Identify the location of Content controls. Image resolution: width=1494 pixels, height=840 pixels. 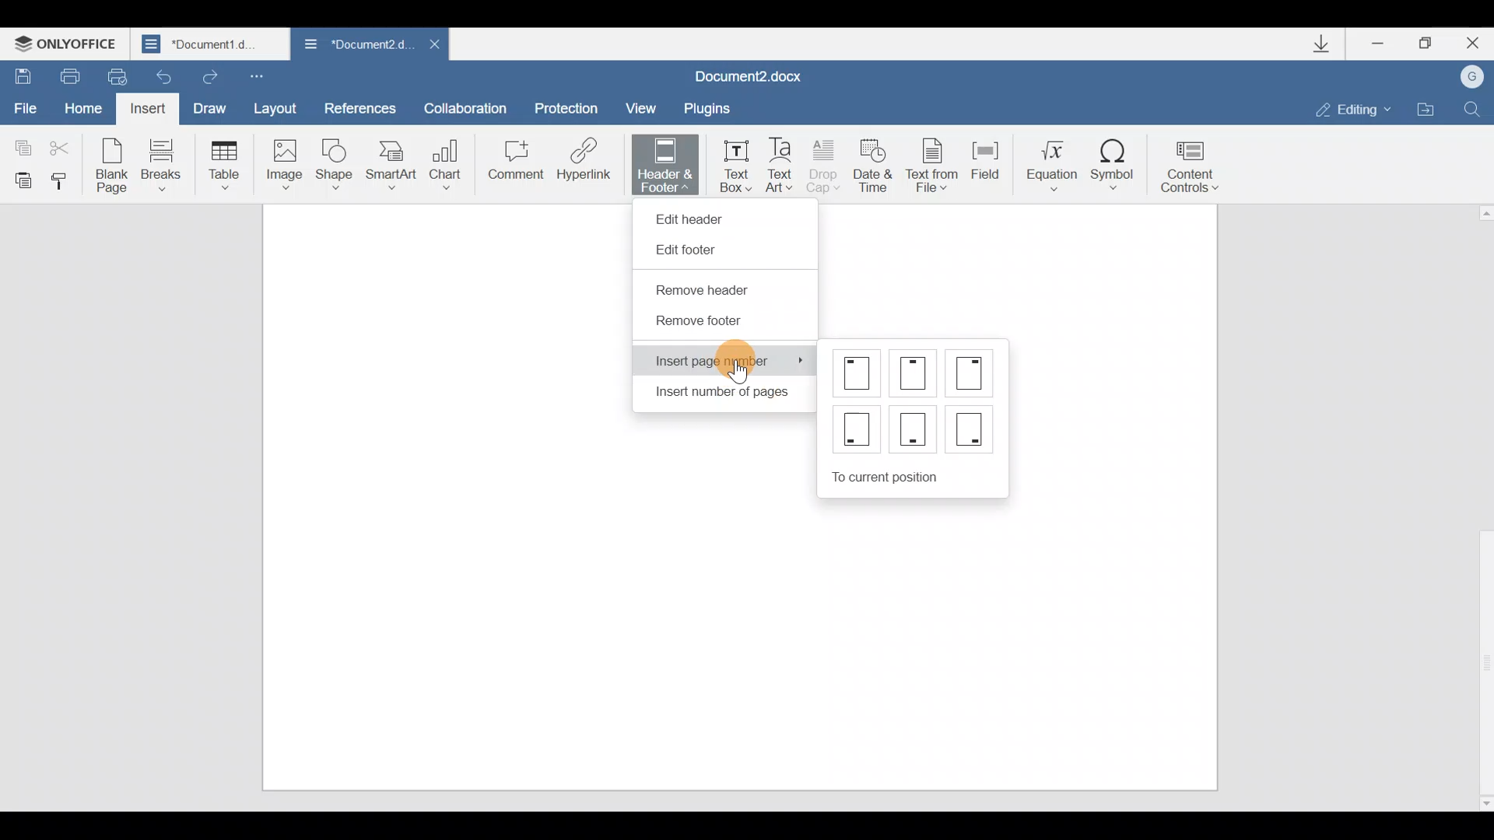
(1198, 162).